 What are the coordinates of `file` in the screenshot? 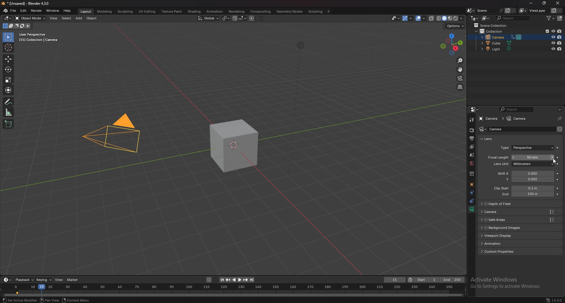 It's located at (14, 11).